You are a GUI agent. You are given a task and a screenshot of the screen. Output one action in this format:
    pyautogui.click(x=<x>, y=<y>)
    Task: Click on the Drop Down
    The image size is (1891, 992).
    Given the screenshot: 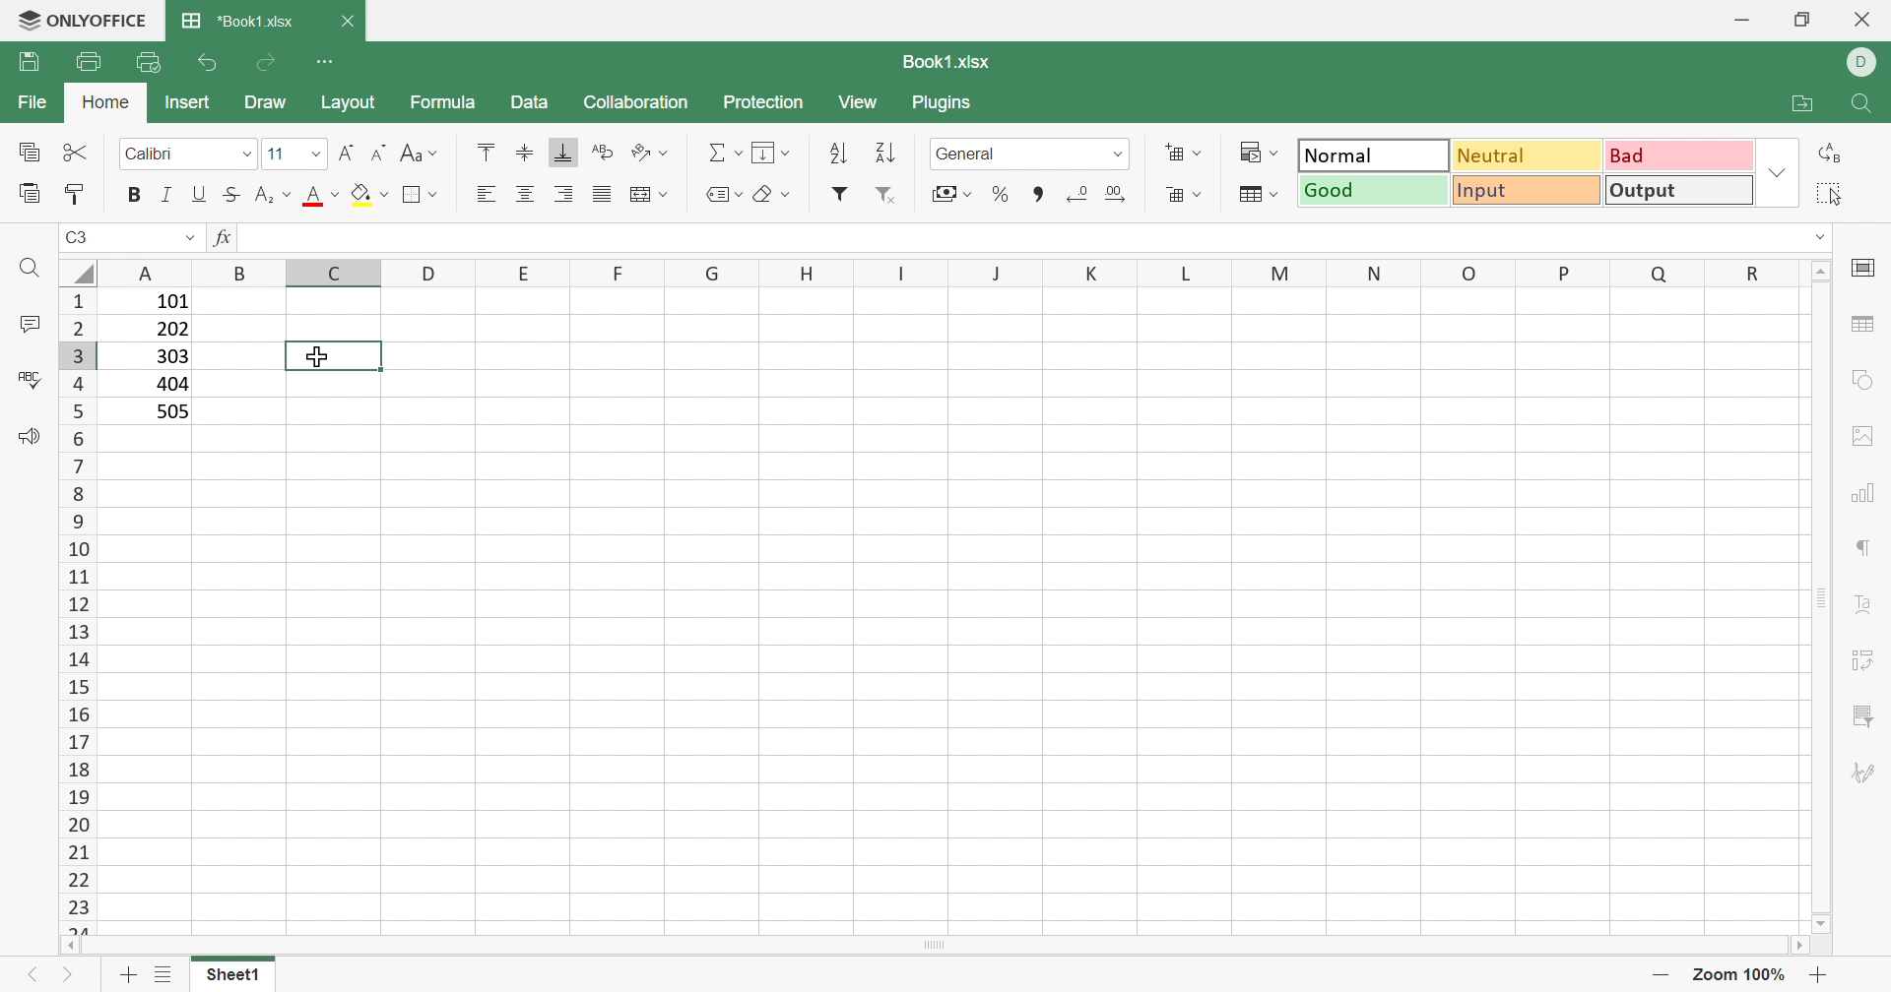 What is the action you would take?
    pyautogui.click(x=1777, y=172)
    